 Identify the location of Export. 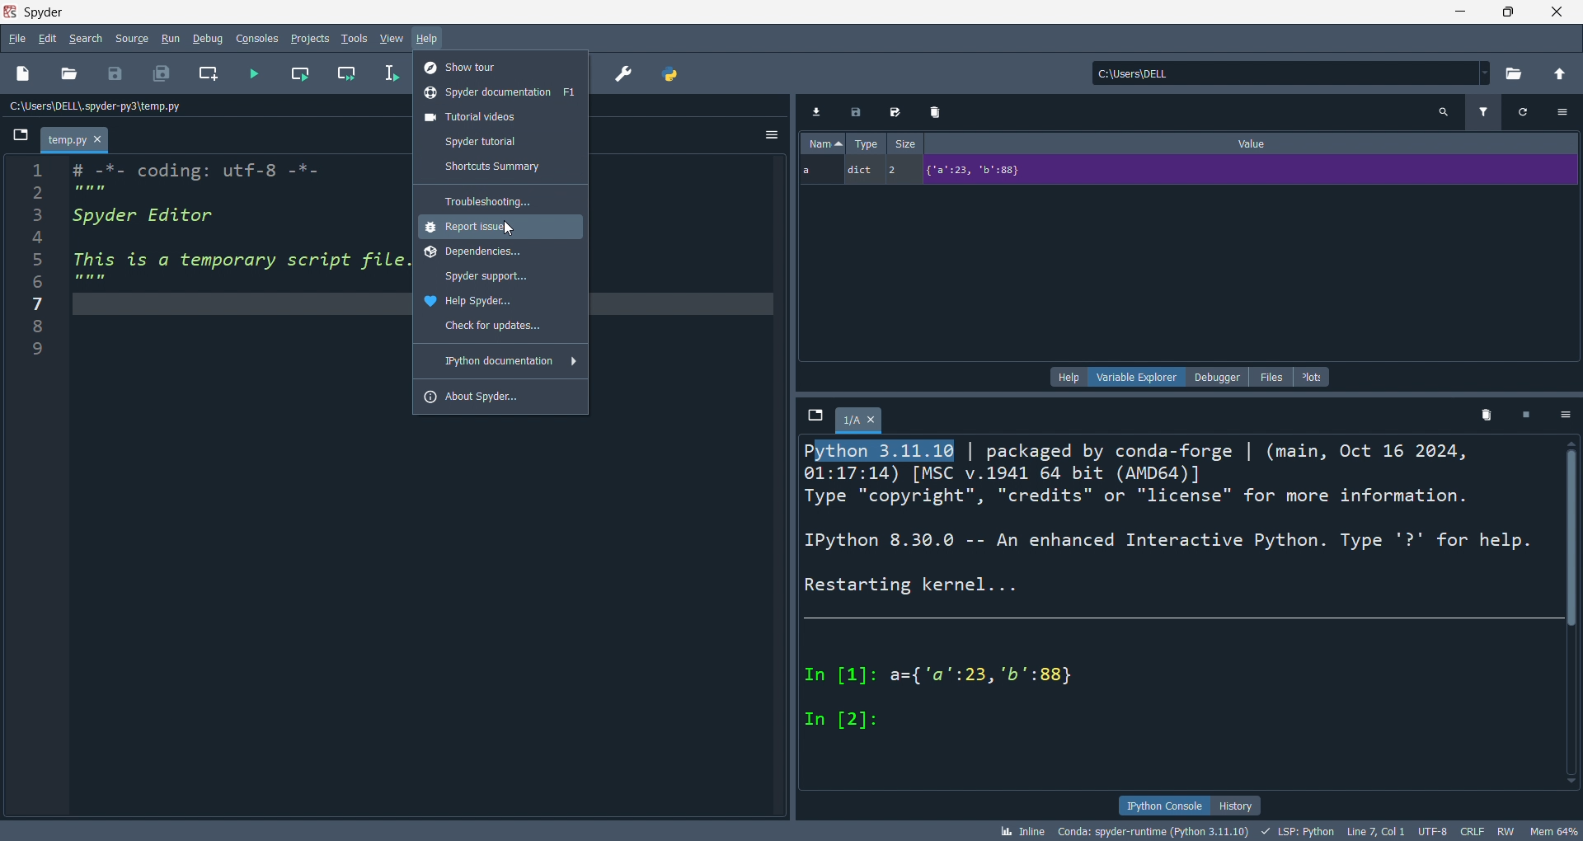
(855, 113).